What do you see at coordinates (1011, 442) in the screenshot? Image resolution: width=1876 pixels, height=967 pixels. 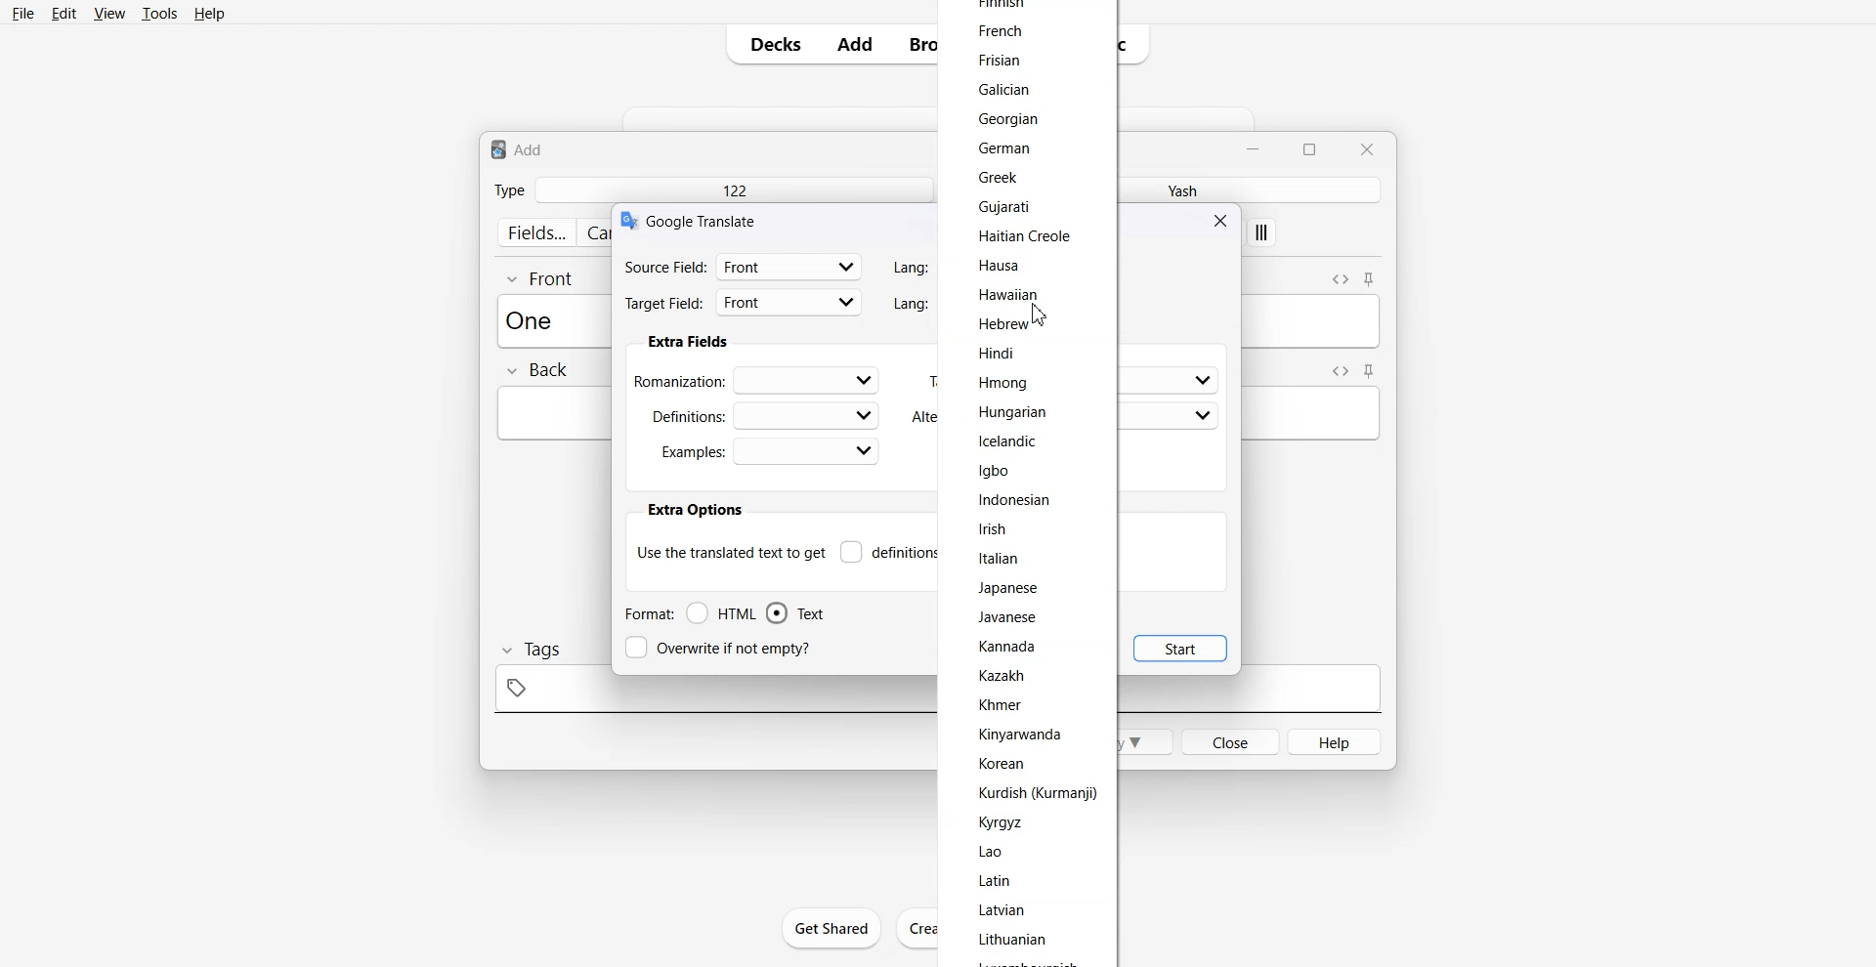 I see `Icelandic` at bounding box center [1011, 442].